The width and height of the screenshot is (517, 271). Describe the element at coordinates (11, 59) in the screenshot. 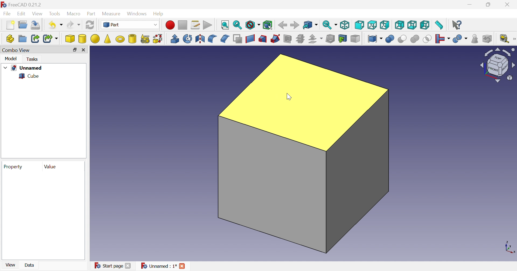

I see `Model` at that location.